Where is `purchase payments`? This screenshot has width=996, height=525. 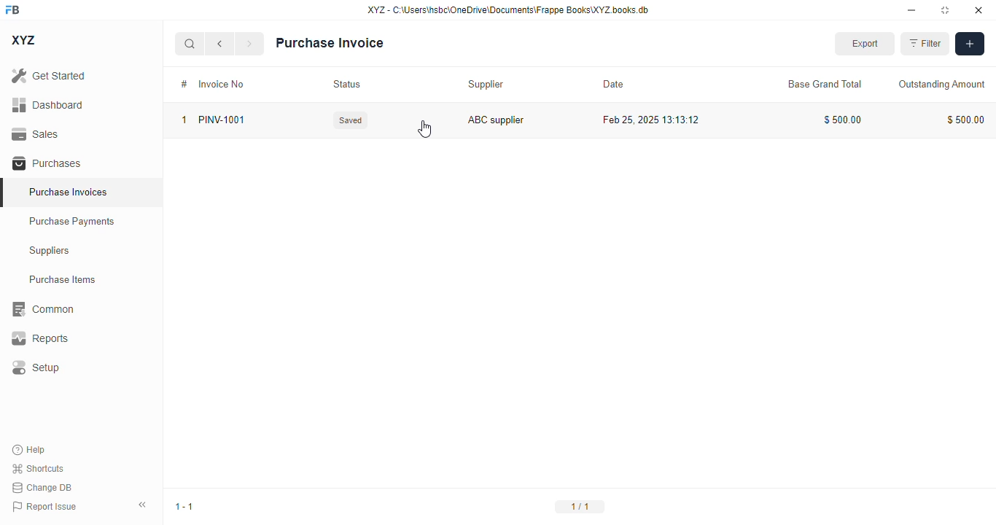 purchase payments is located at coordinates (72, 221).